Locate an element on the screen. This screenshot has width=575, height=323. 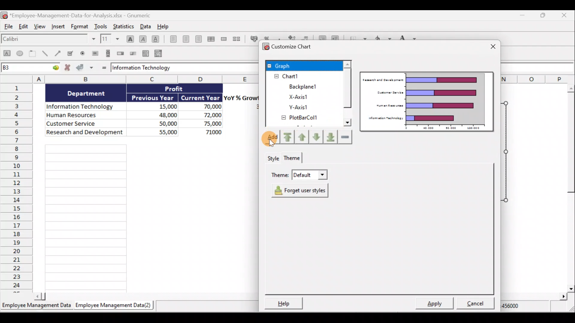
PlotBarCol1 is located at coordinates (299, 118).